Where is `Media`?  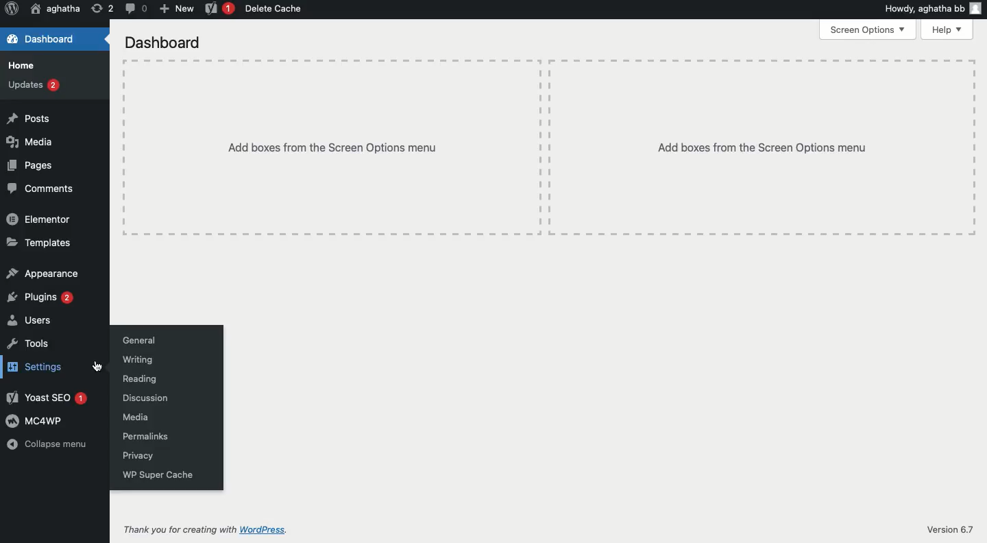 Media is located at coordinates (30, 143).